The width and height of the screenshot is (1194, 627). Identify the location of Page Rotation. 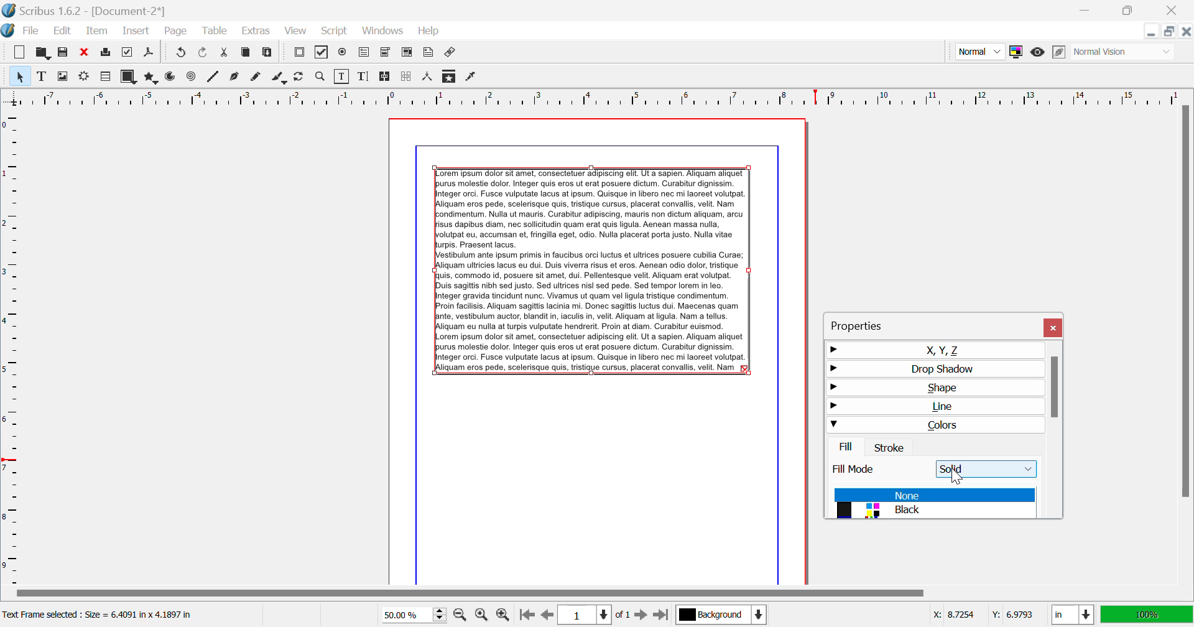
(302, 78).